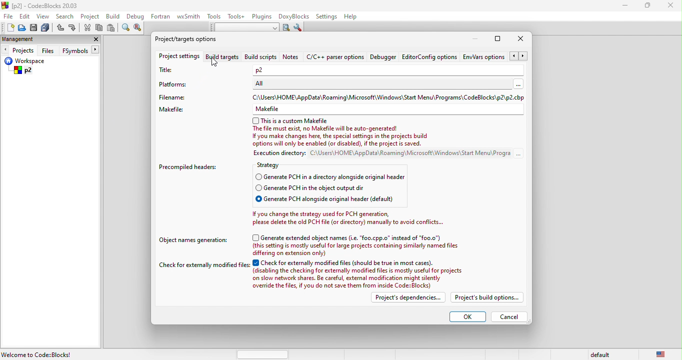  I want to click on copy, so click(100, 29).